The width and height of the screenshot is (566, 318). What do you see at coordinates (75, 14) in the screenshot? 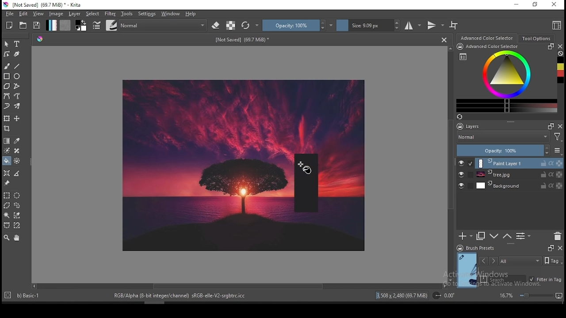
I see `layer` at bounding box center [75, 14].